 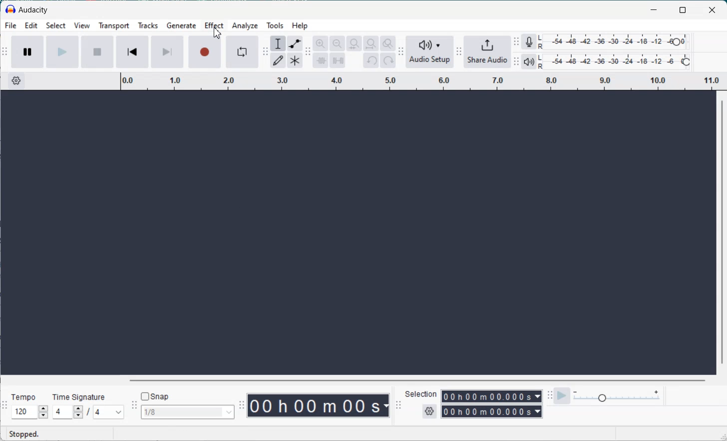 I want to click on Time Signature, so click(x=79, y=395).